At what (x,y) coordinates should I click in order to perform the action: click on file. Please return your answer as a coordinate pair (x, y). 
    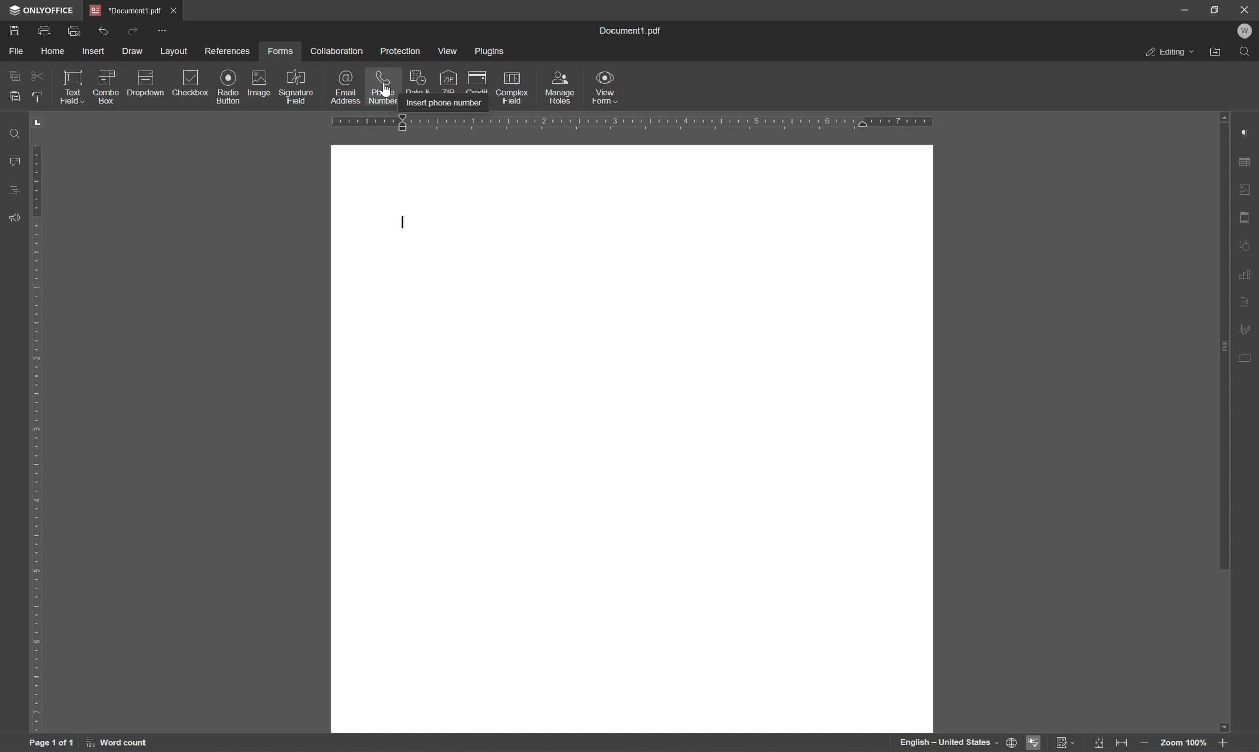
    Looking at the image, I should click on (18, 52).